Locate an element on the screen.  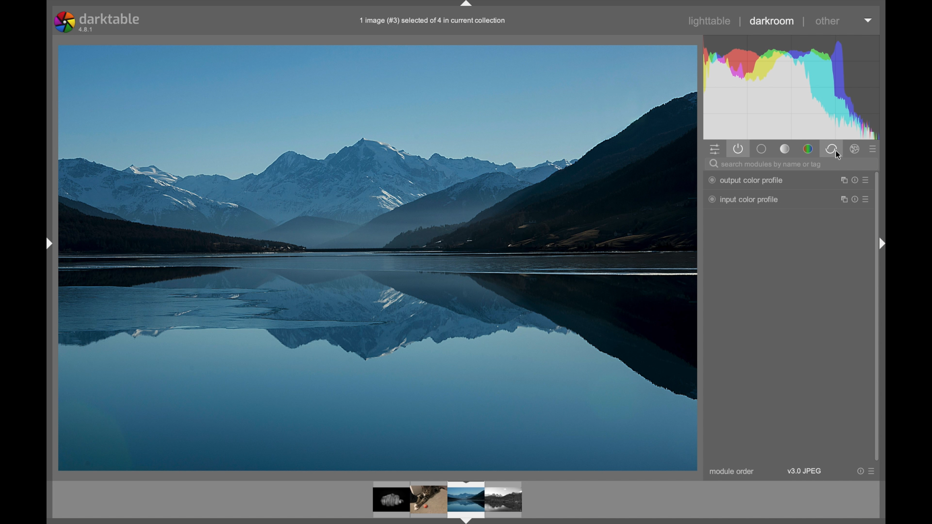
photo is located at coordinates (378, 257).